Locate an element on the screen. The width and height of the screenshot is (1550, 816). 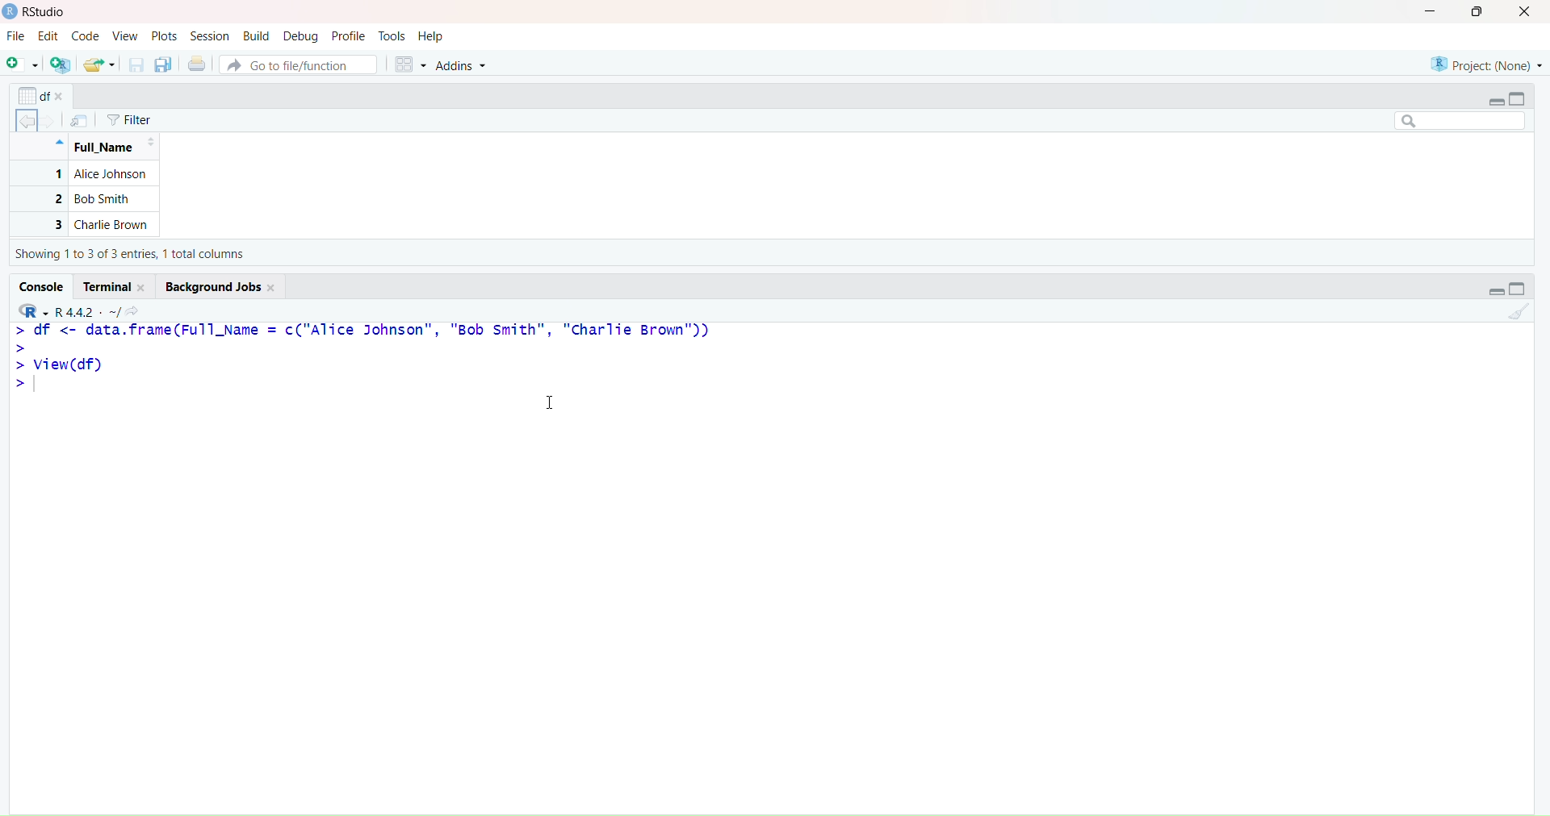
Maximize is located at coordinates (1523, 98).